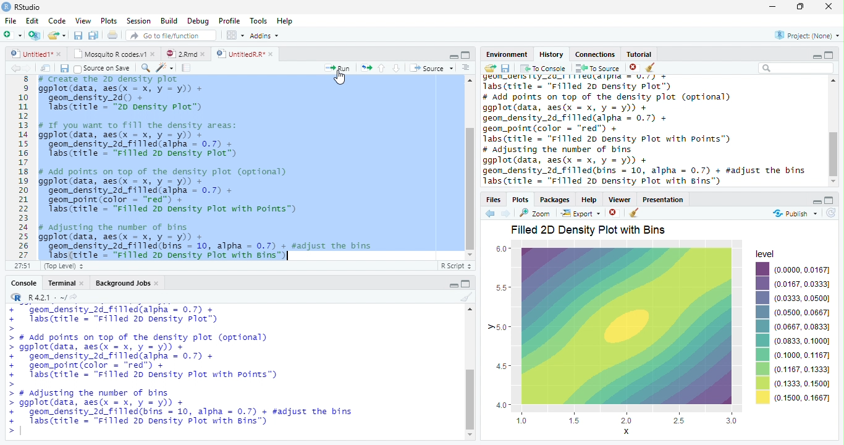 The height and width of the screenshot is (445, 844). What do you see at coordinates (43, 297) in the screenshot?
I see `R421 - ~/` at bounding box center [43, 297].